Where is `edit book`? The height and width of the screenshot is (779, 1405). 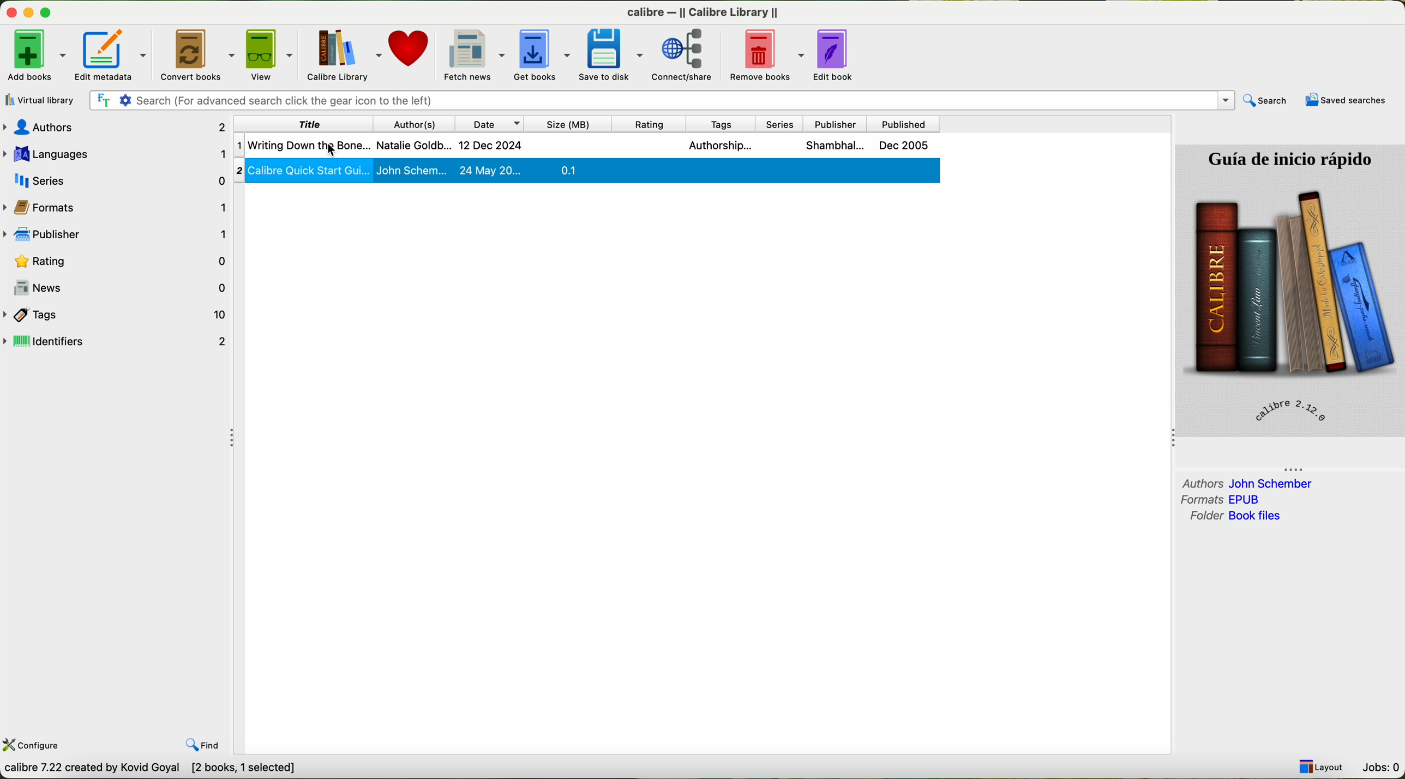 edit book is located at coordinates (838, 55).